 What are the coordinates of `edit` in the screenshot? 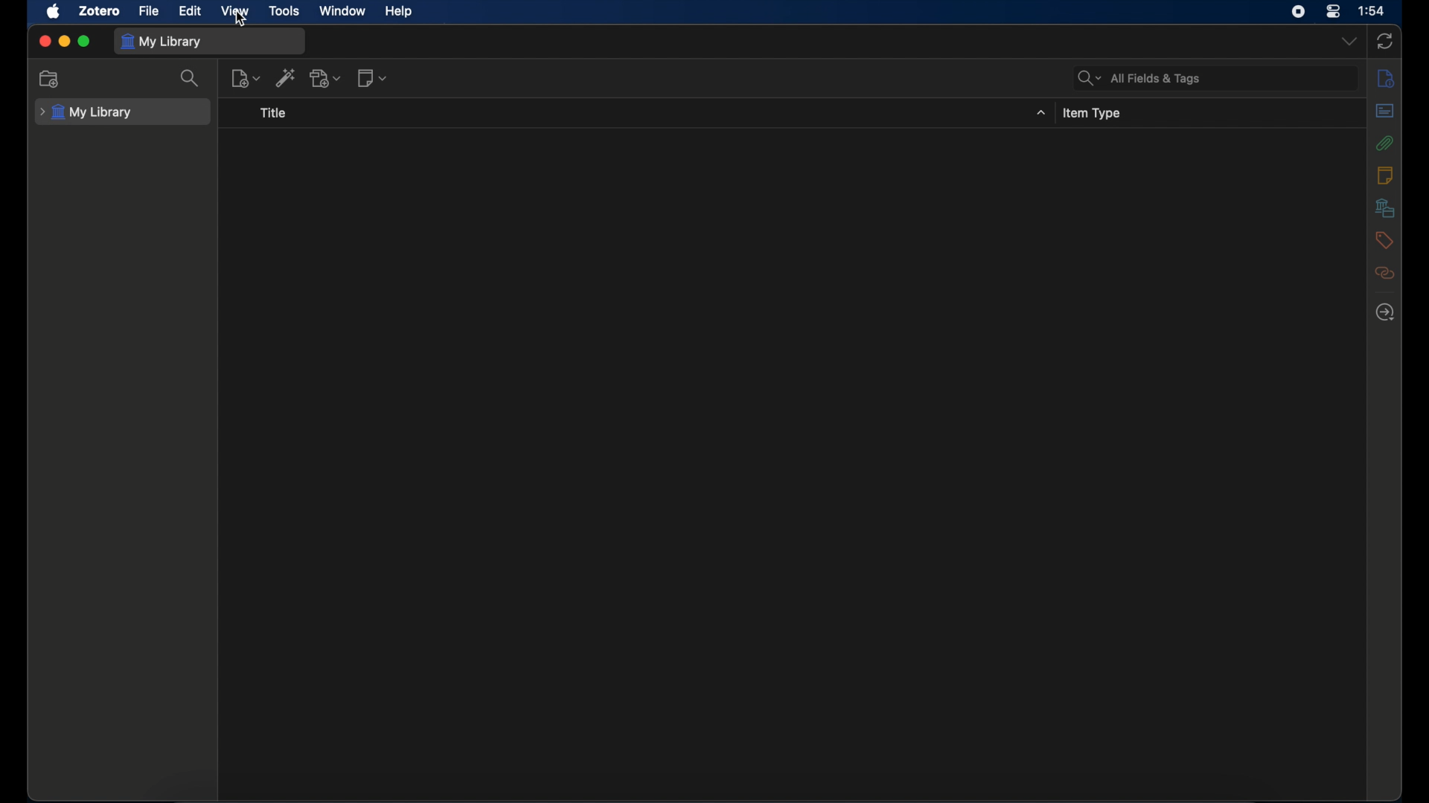 It's located at (191, 11).